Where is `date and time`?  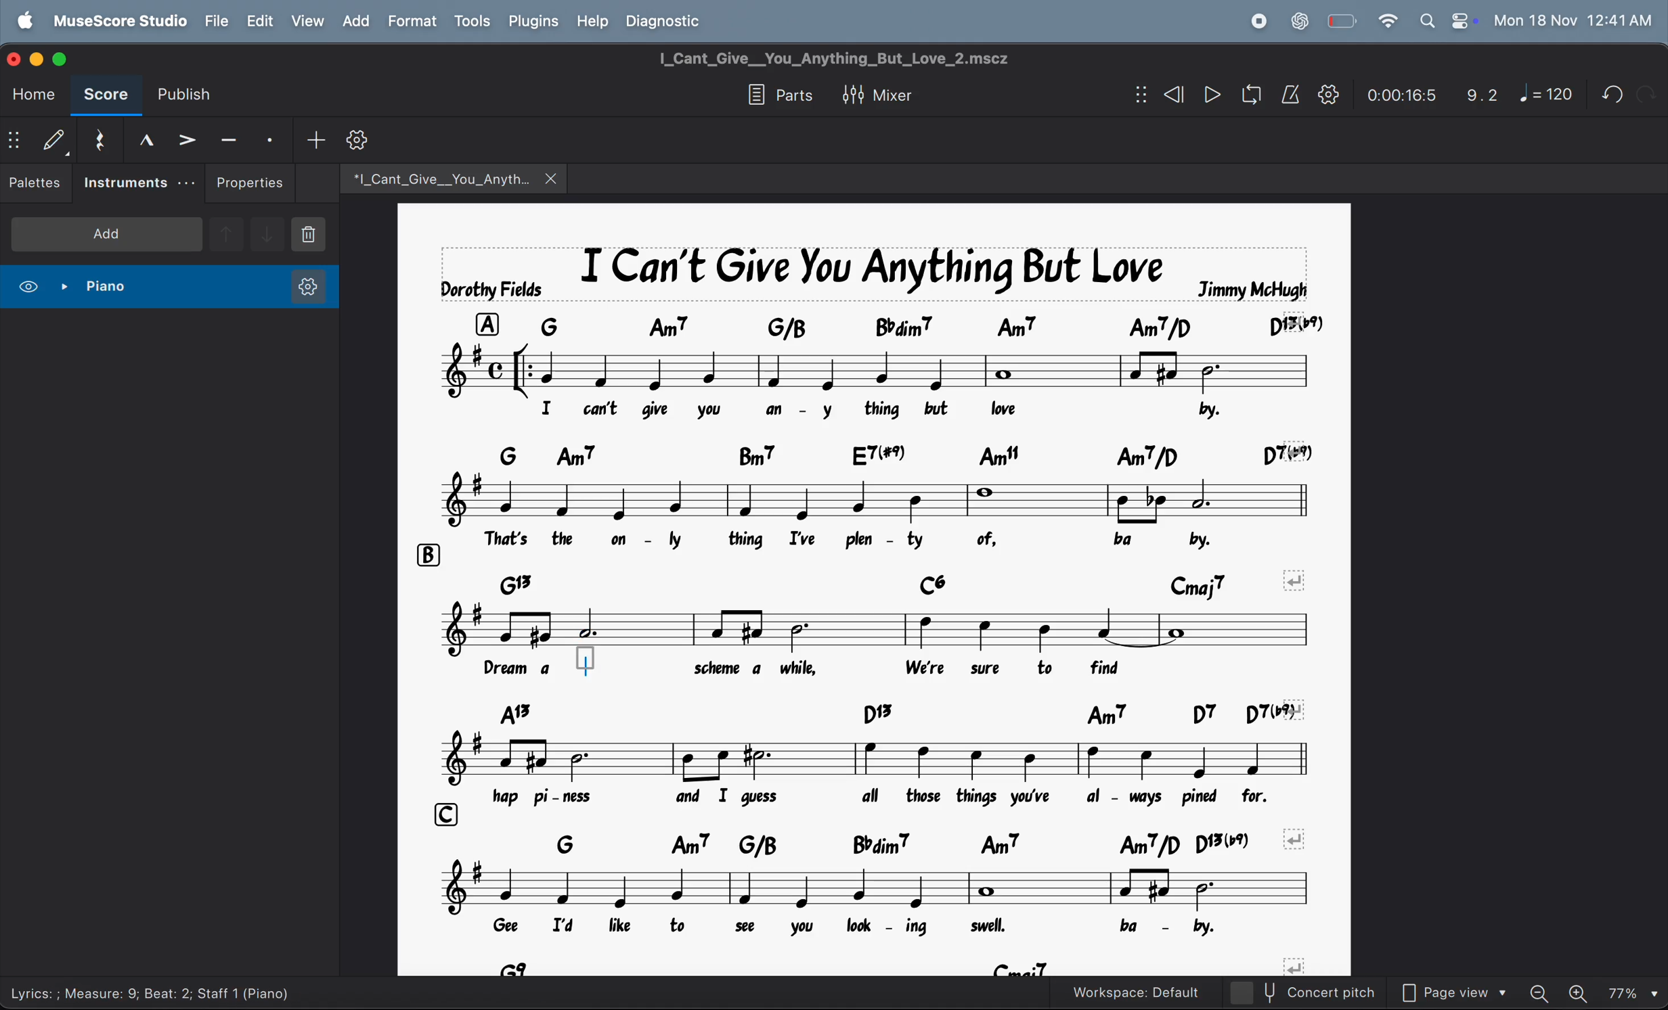
date and time is located at coordinates (1577, 20).